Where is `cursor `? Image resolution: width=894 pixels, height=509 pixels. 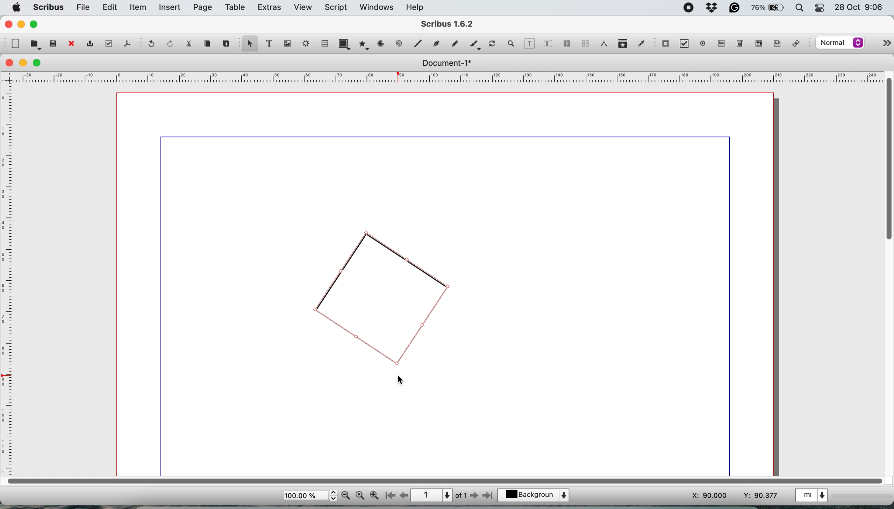
cursor  is located at coordinates (399, 378).